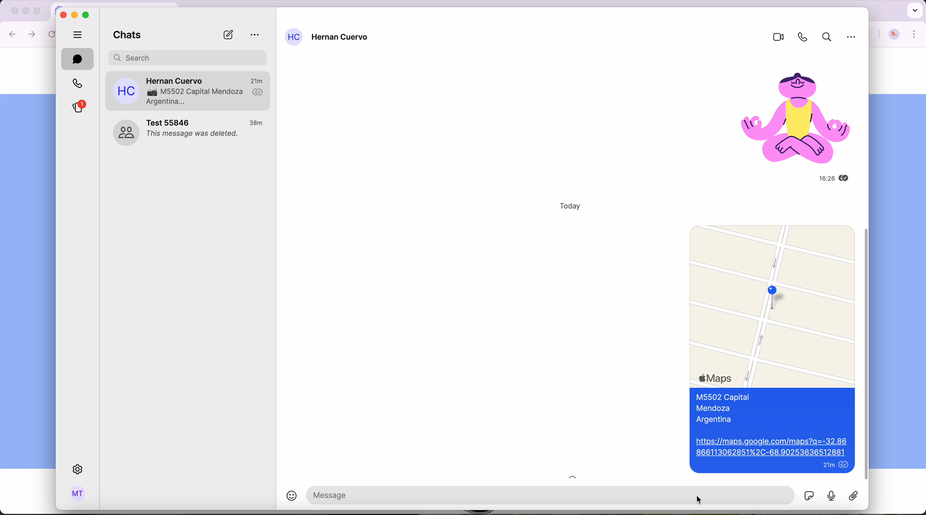 This screenshot has width=926, height=515. What do you see at coordinates (78, 34) in the screenshot?
I see `hide tabs` at bounding box center [78, 34].